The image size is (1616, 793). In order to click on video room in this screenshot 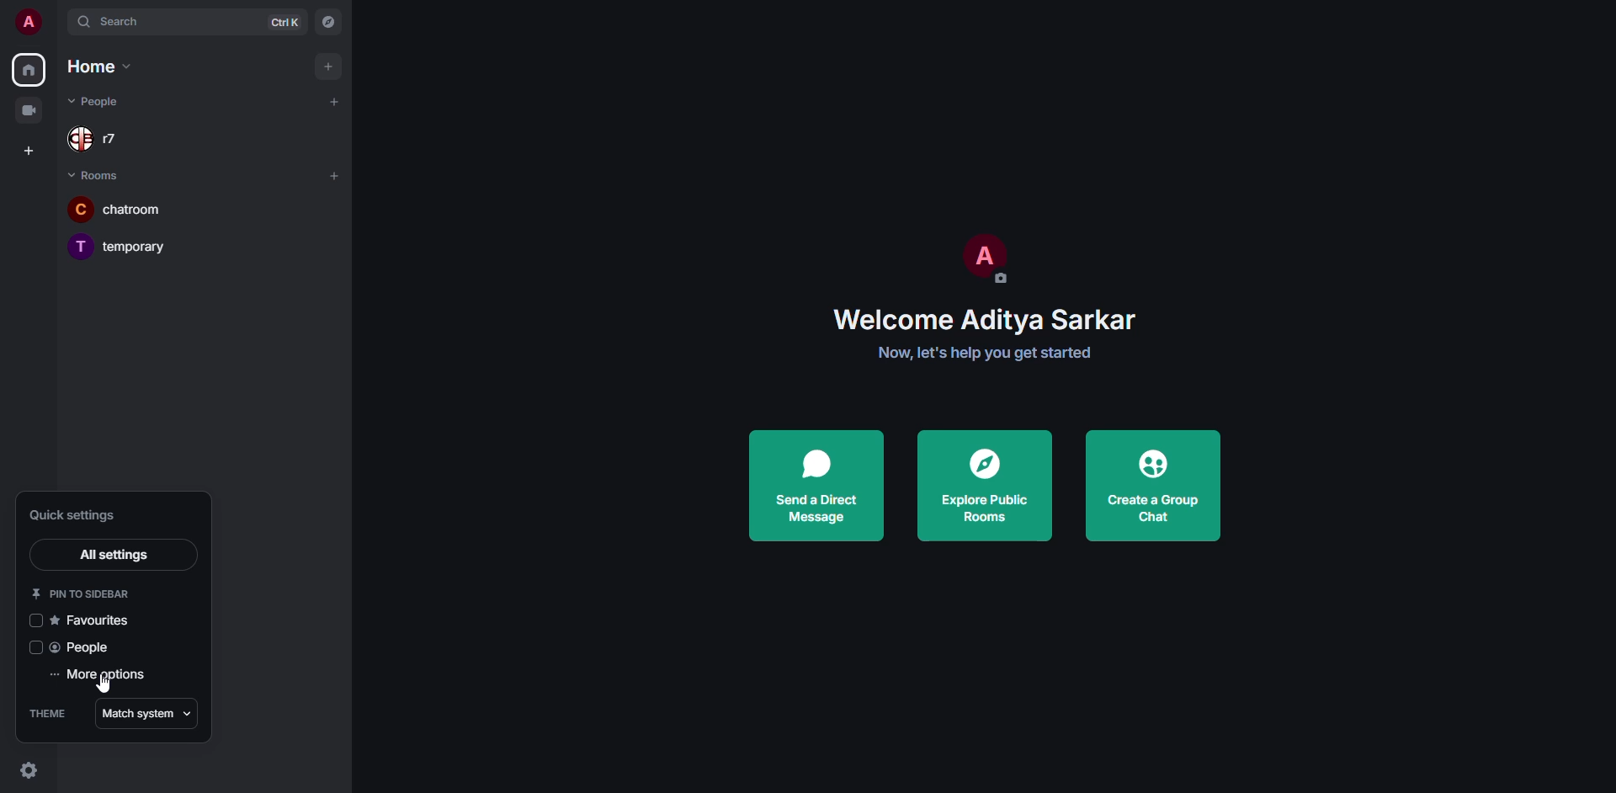, I will do `click(27, 110)`.